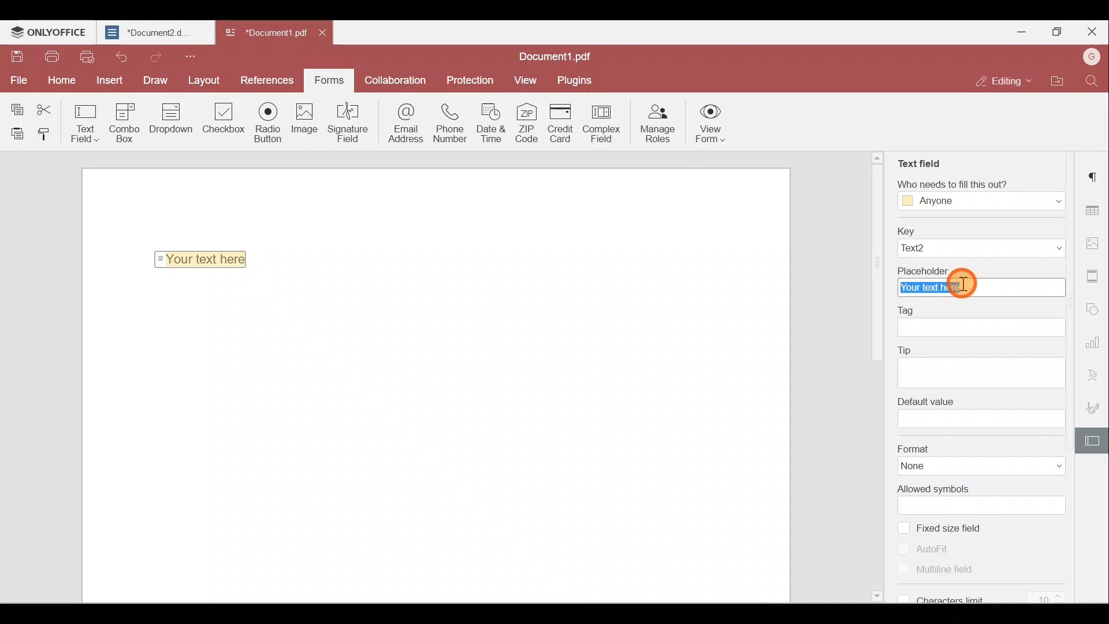  Describe the element at coordinates (1095, 440) in the screenshot. I see `Form settings` at that location.